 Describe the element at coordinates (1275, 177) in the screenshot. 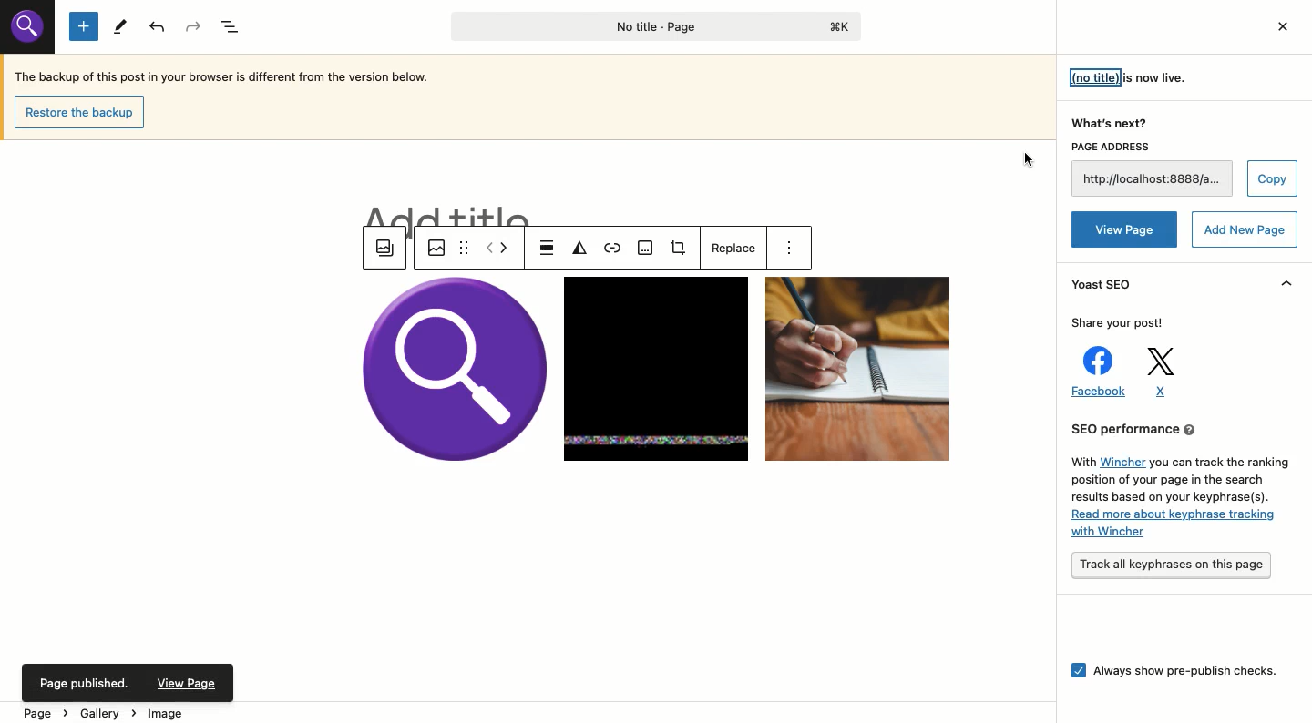

I see `Copy` at that location.